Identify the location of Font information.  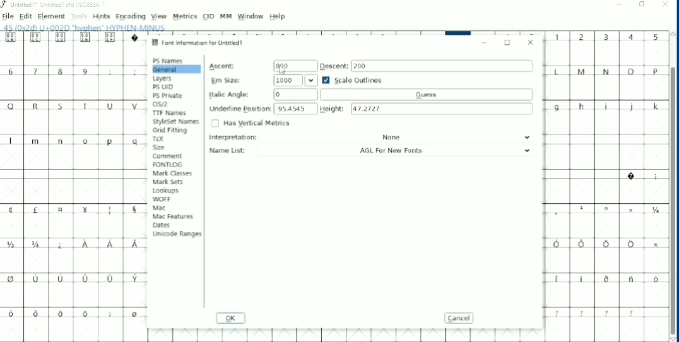
(200, 42).